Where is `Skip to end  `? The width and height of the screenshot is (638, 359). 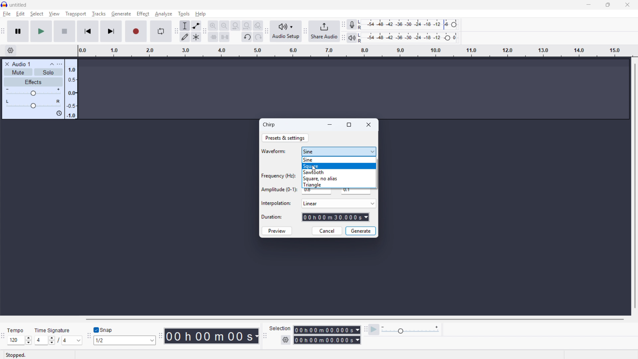
Skip to end   is located at coordinates (111, 31).